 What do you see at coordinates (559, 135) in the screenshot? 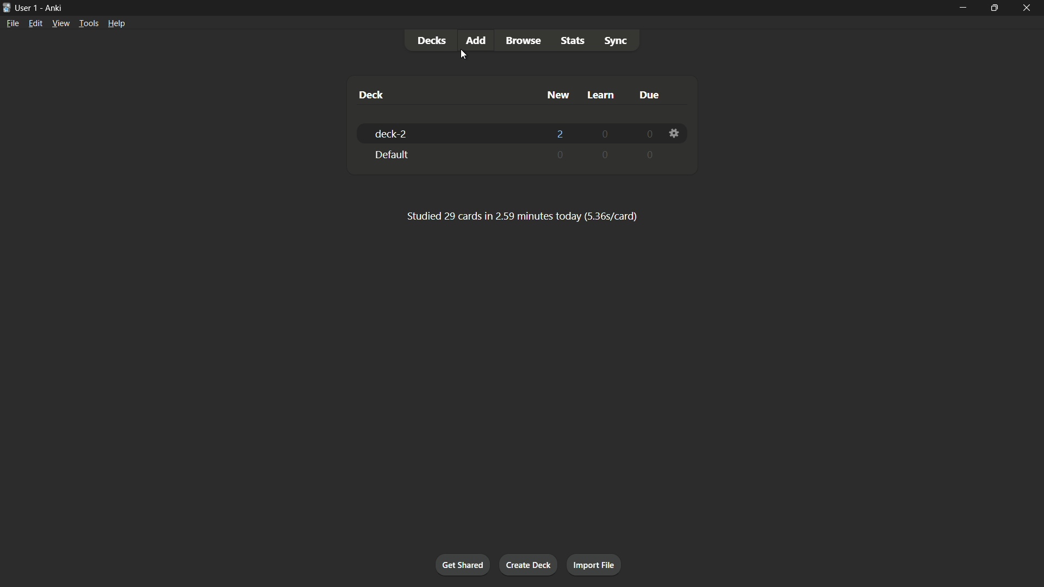
I see `2` at bounding box center [559, 135].